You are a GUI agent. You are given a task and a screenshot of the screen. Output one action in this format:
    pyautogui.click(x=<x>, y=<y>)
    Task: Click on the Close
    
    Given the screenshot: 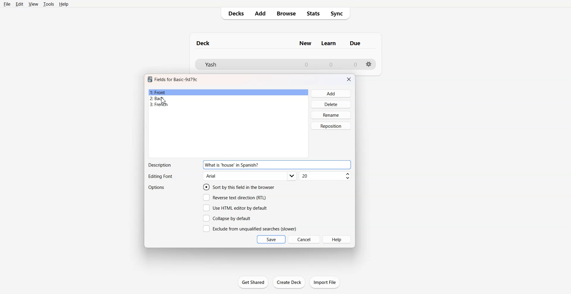 What is the action you would take?
    pyautogui.click(x=349, y=79)
    